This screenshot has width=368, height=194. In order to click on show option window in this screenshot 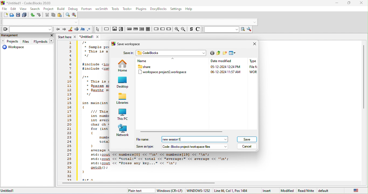, I will do `click(250, 29)`.